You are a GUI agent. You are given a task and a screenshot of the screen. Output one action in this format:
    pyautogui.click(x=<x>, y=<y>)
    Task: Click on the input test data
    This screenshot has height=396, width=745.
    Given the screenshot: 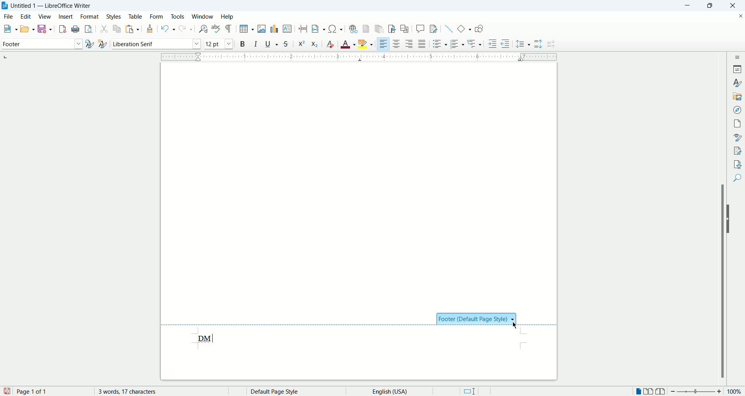 What is the action you would take?
    pyautogui.click(x=208, y=338)
    